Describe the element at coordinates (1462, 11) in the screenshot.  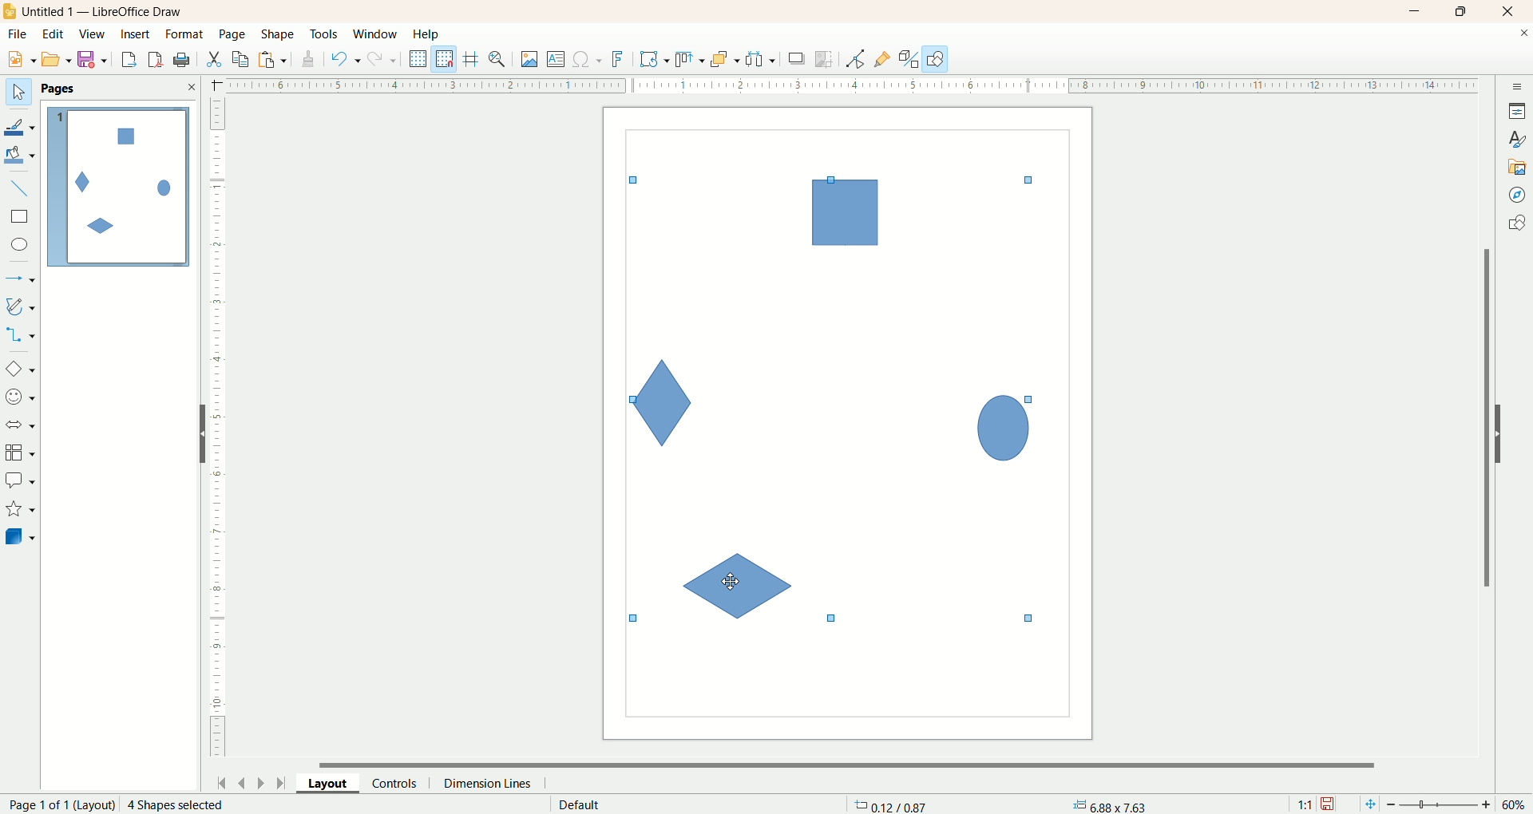
I see `maximize` at that location.